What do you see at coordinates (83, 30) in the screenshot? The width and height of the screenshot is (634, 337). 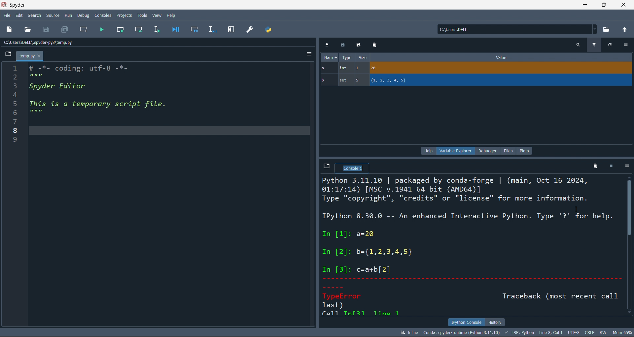 I see `create cell` at bounding box center [83, 30].